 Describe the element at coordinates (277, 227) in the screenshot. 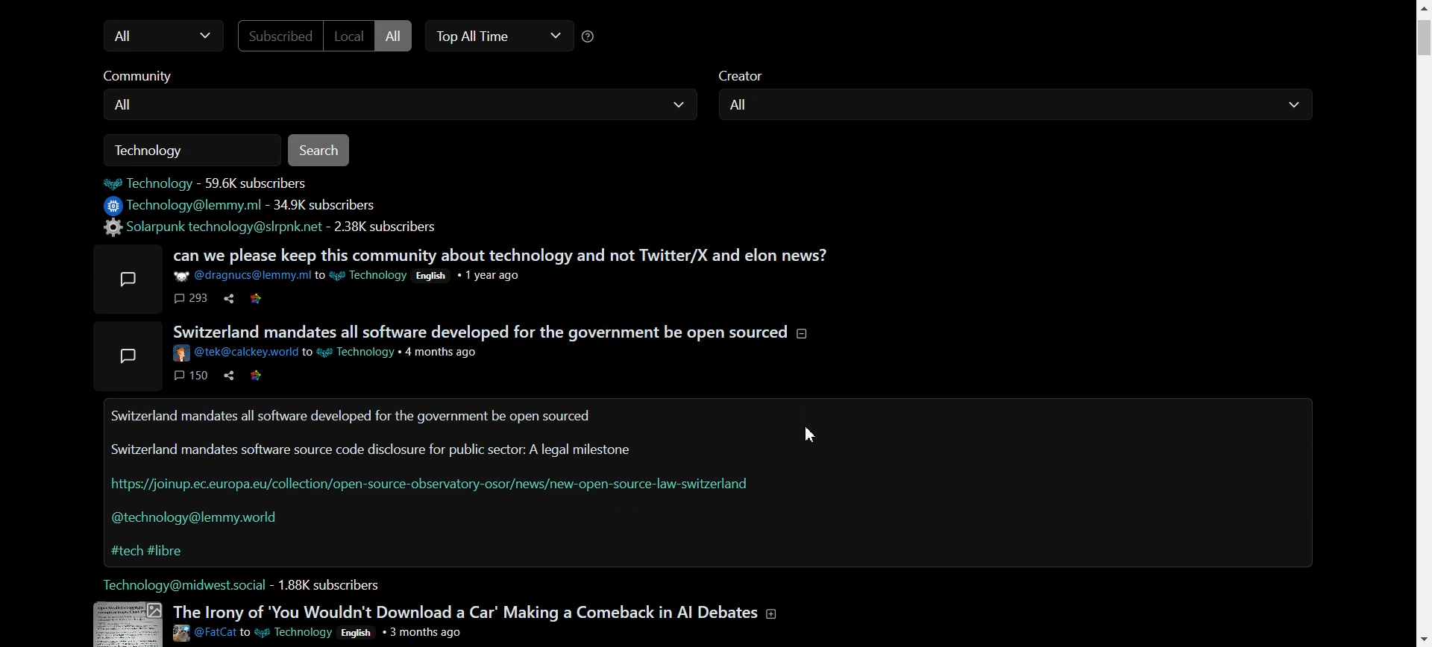

I see `Solarpunk technology@slrpnk.net - 2.38K subscribers` at that location.